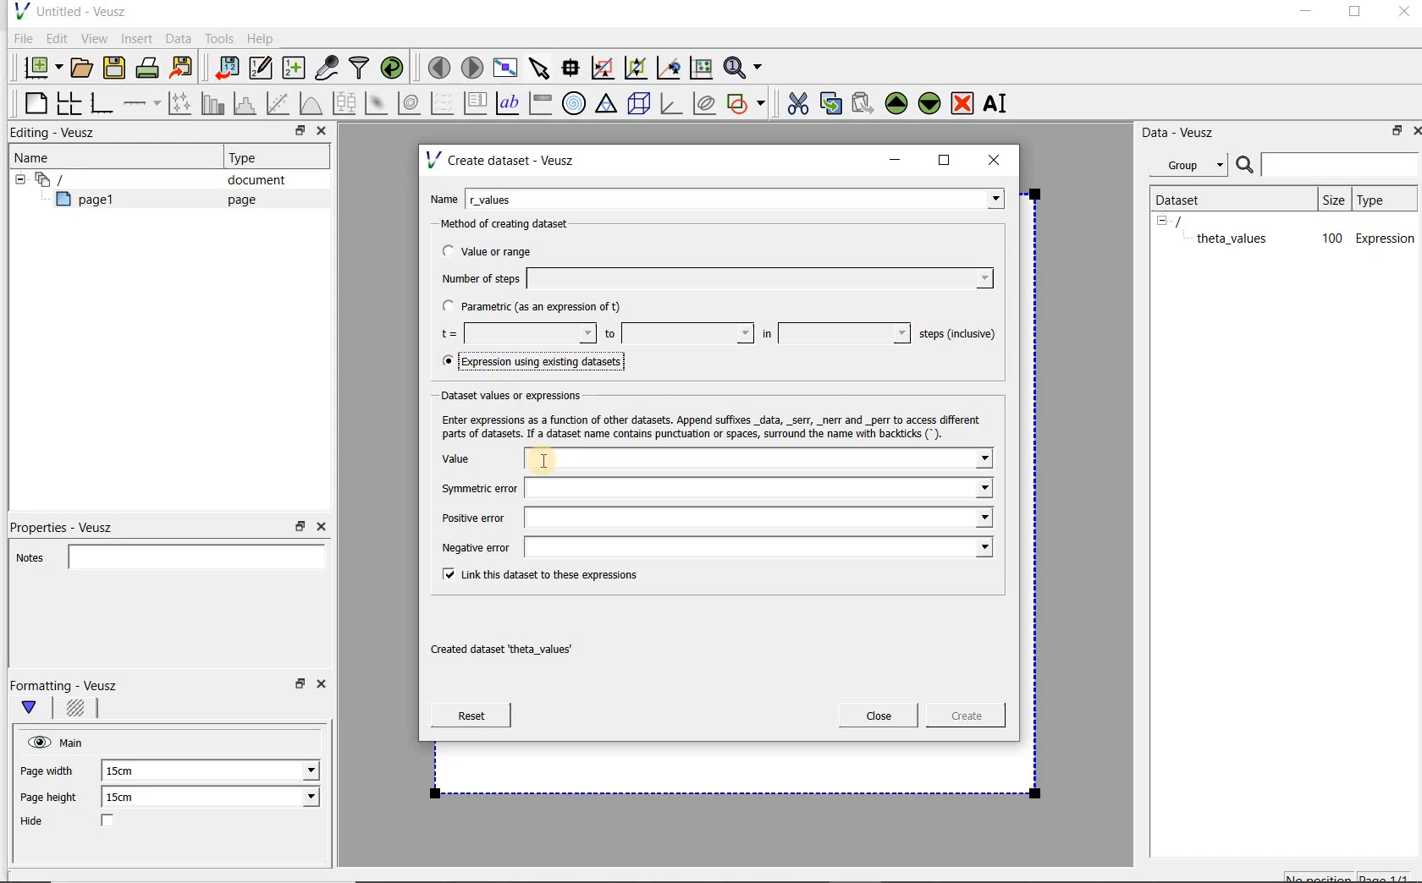  What do you see at coordinates (544, 362) in the screenshot?
I see `(® Expression using existing datasets` at bounding box center [544, 362].